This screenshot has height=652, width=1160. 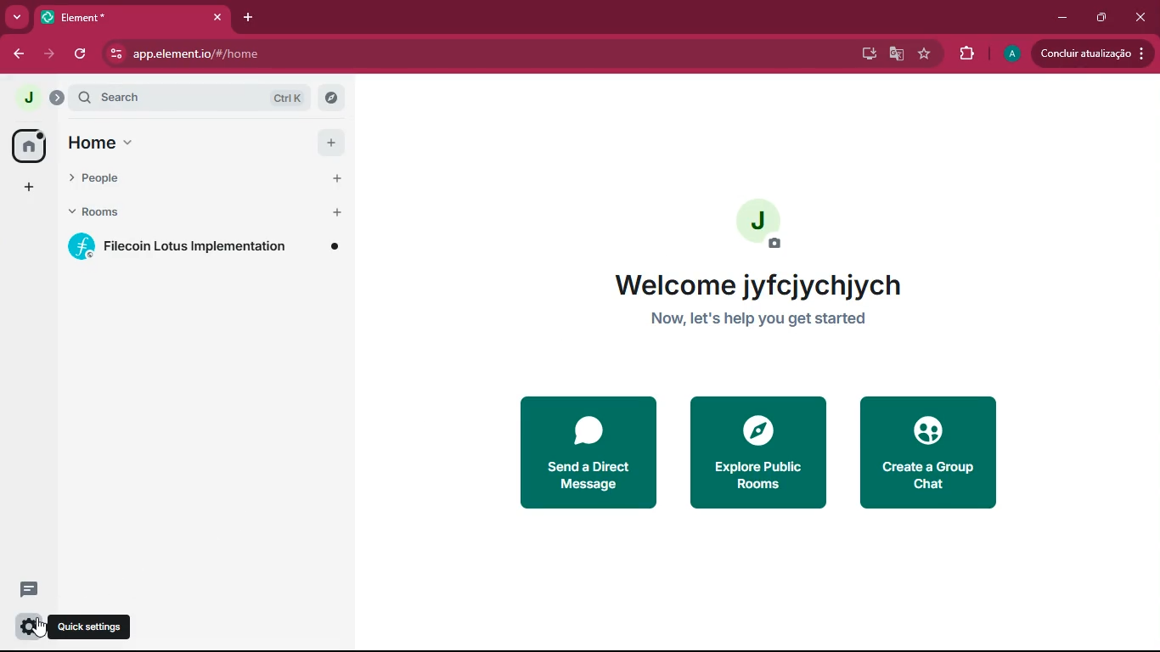 What do you see at coordinates (251, 18) in the screenshot?
I see `add tab` at bounding box center [251, 18].